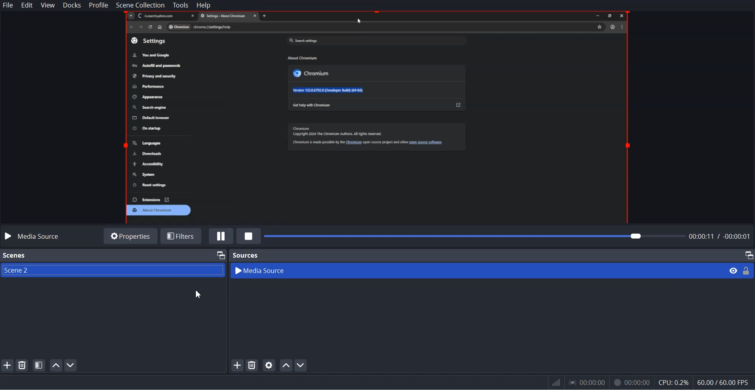 Image resolution: width=755 pixels, height=390 pixels. Describe the element at coordinates (203, 5) in the screenshot. I see `Help` at that location.